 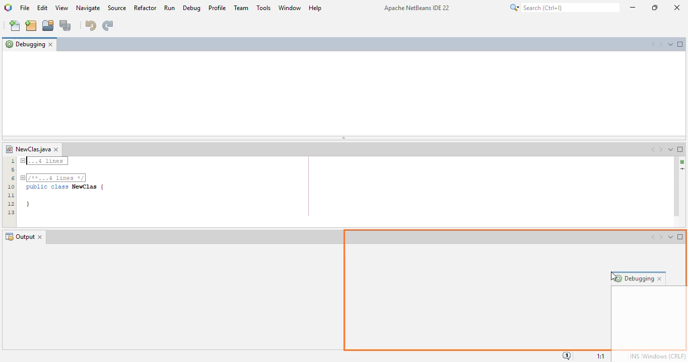 What do you see at coordinates (681, 169) in the screenshot?
I see `current line` at bounding box center [681, 169].